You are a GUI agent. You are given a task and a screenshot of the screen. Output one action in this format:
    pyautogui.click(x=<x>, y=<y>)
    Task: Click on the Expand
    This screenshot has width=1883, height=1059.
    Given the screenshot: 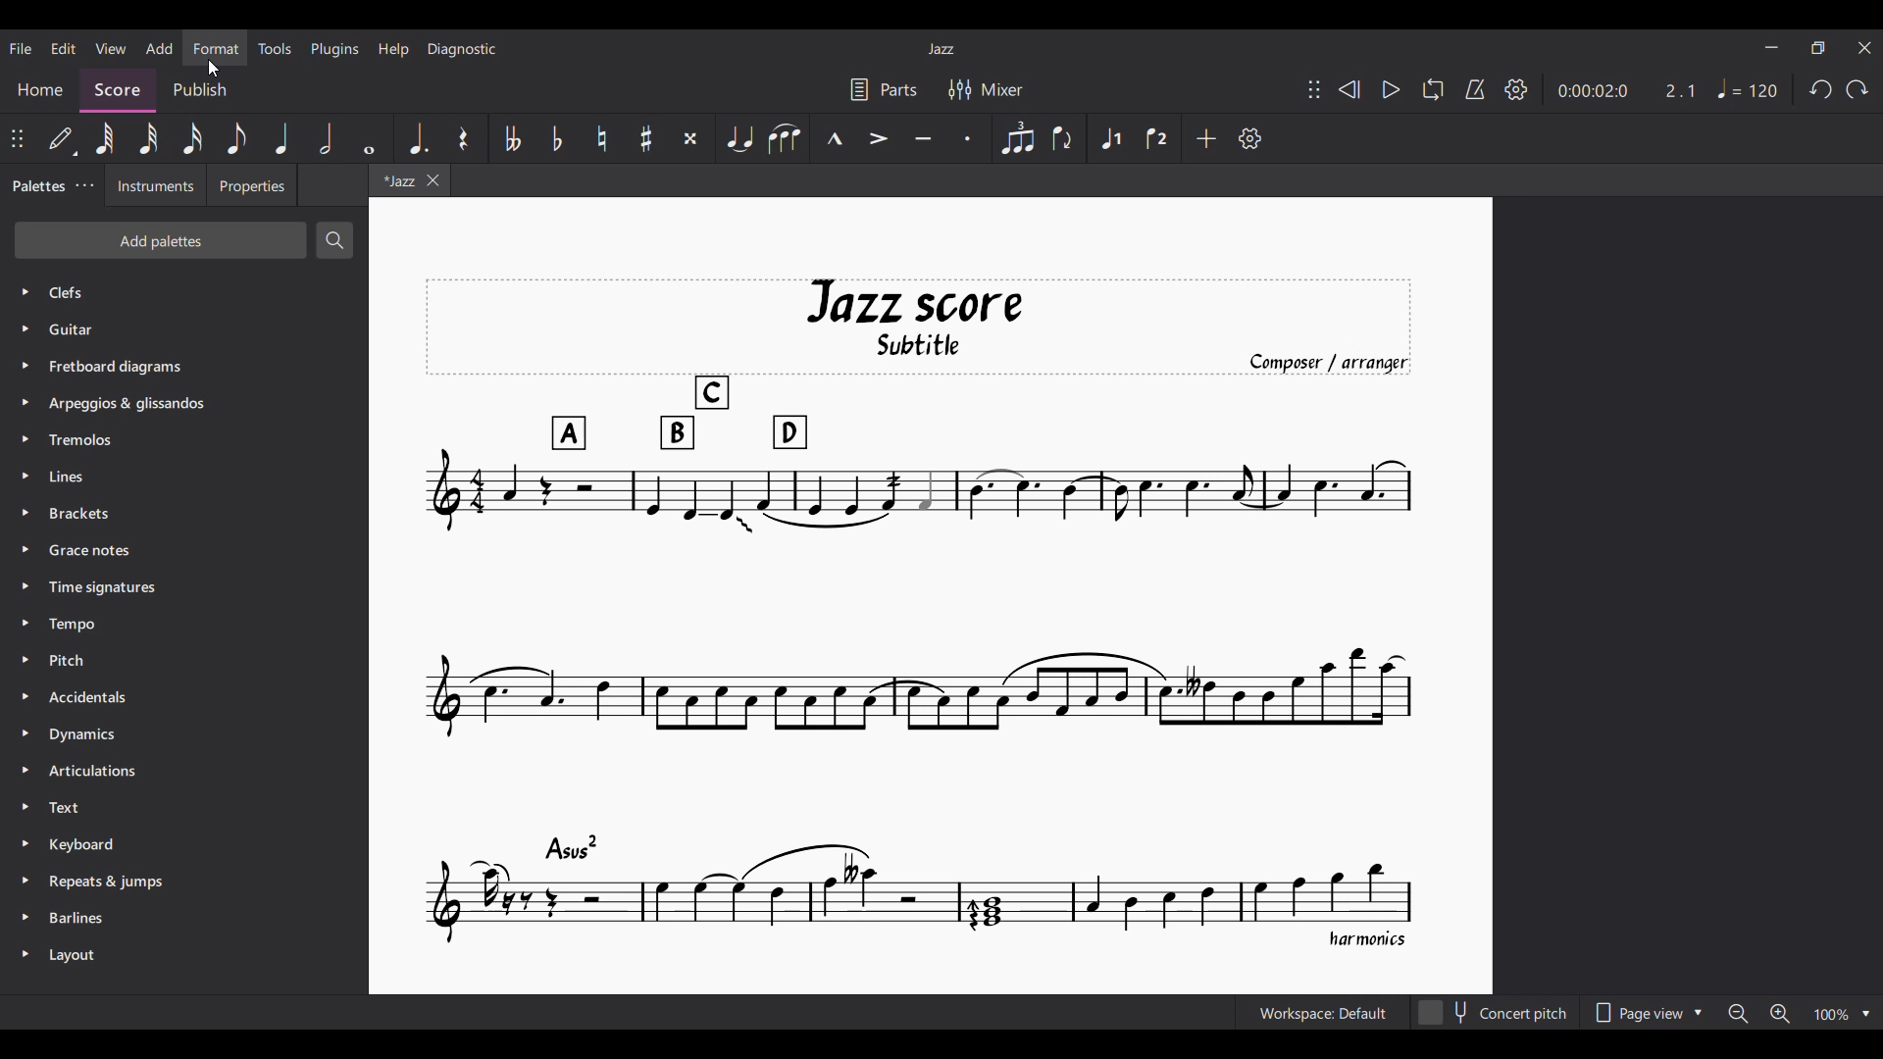 What is the action you would take?
    pyautogui.click(x=25, y=623)
    